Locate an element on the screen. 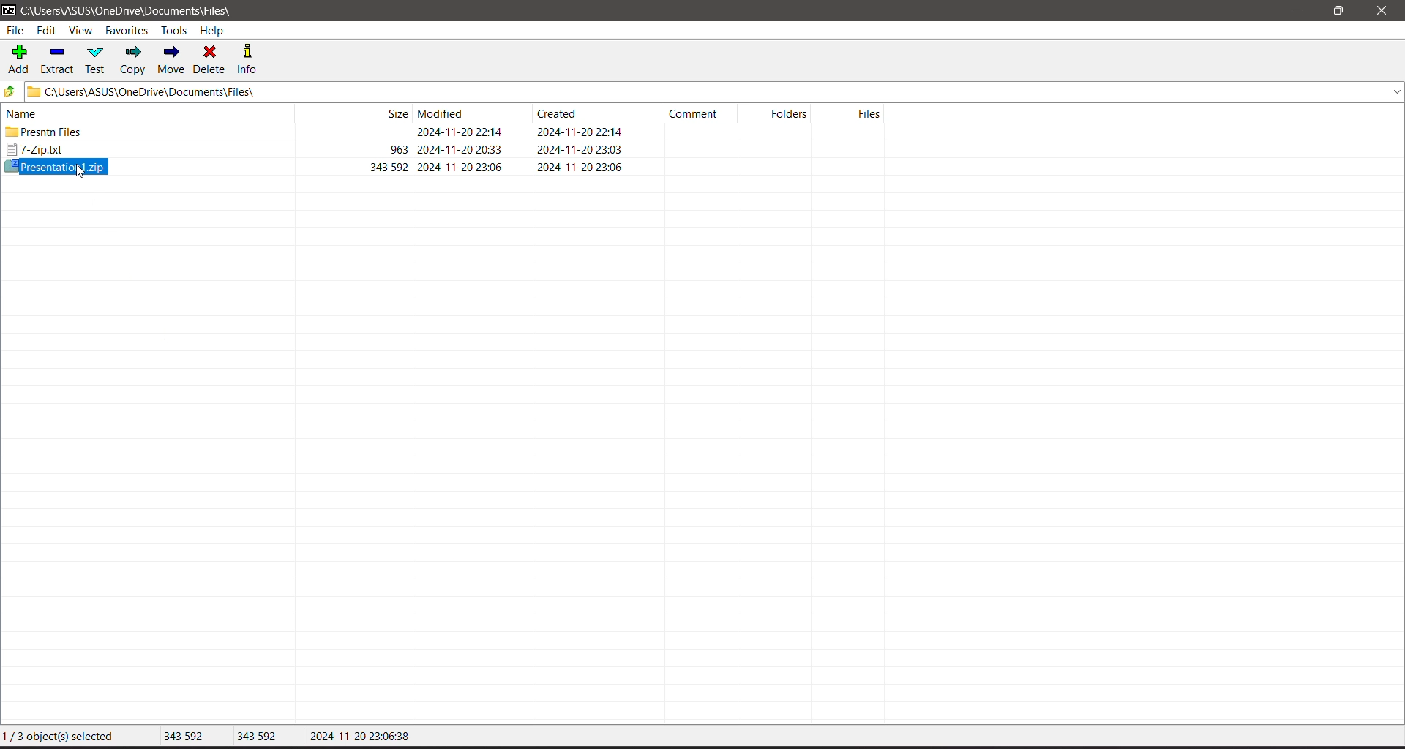 This screenshot has width=1405, height=749. Move is located at coordinates (171, 60).